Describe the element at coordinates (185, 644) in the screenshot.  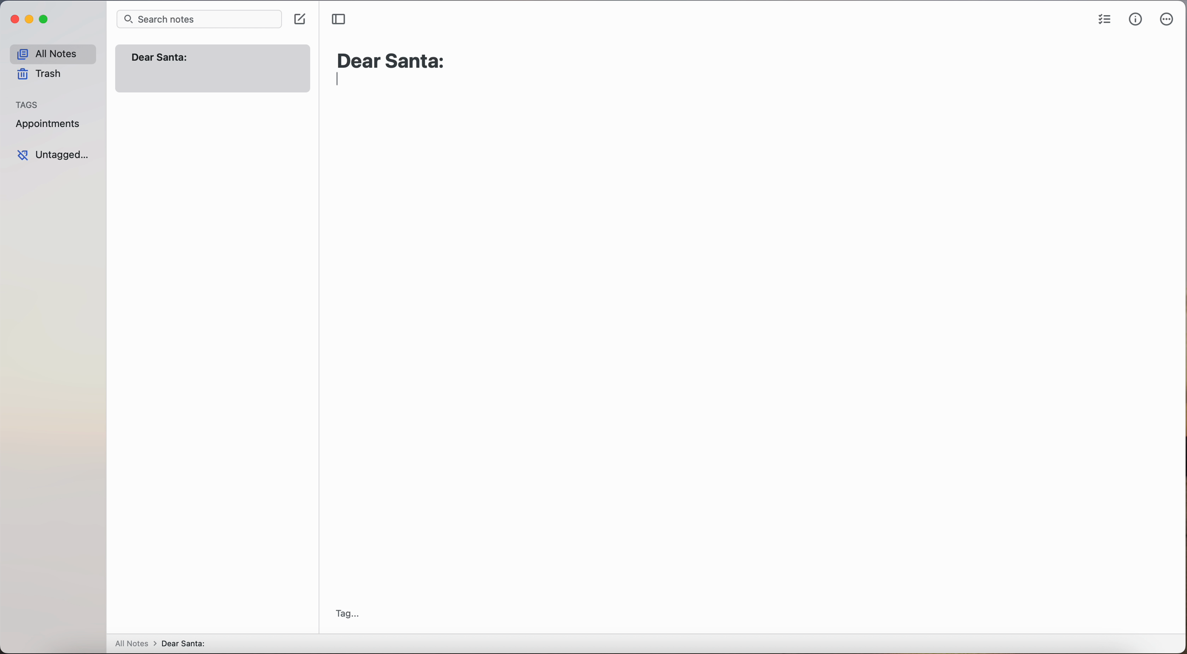
I see `Dear santa` at that location.